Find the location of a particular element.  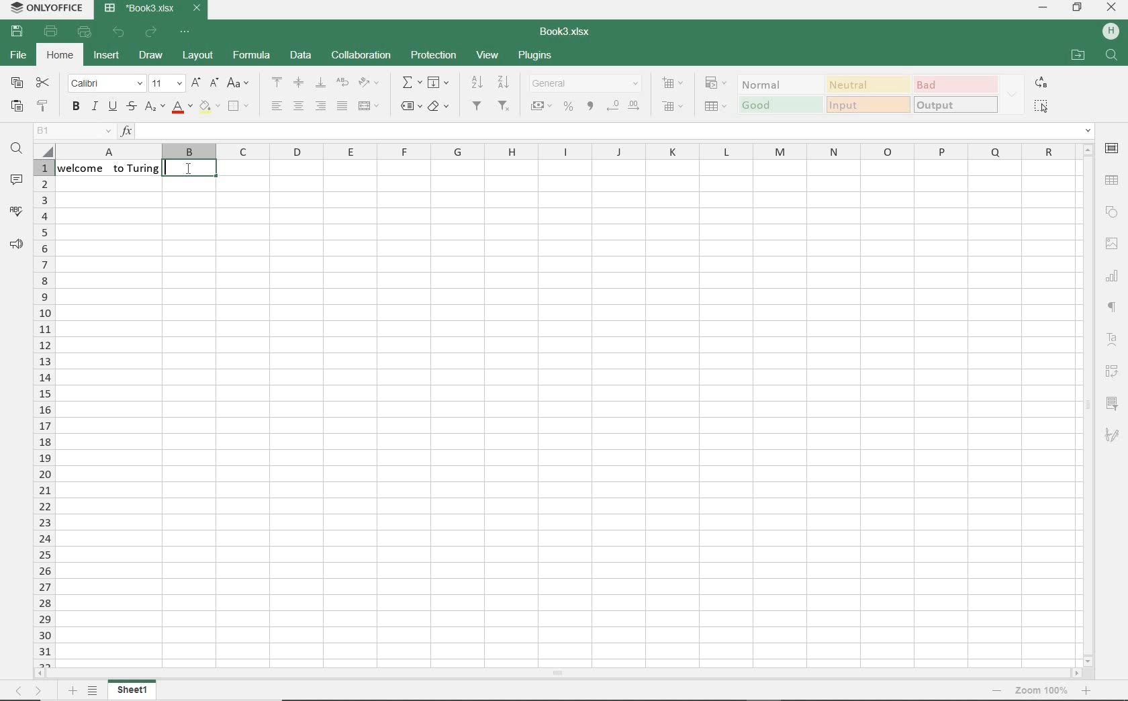

align center is located at coordinates (298, 106).